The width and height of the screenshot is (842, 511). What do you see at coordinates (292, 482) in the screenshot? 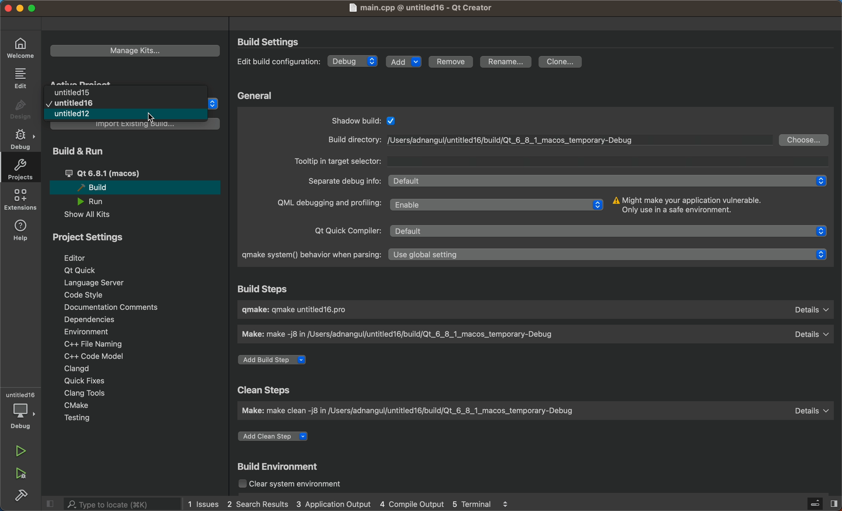
I see `clear ` at bounding box center [292, 482].